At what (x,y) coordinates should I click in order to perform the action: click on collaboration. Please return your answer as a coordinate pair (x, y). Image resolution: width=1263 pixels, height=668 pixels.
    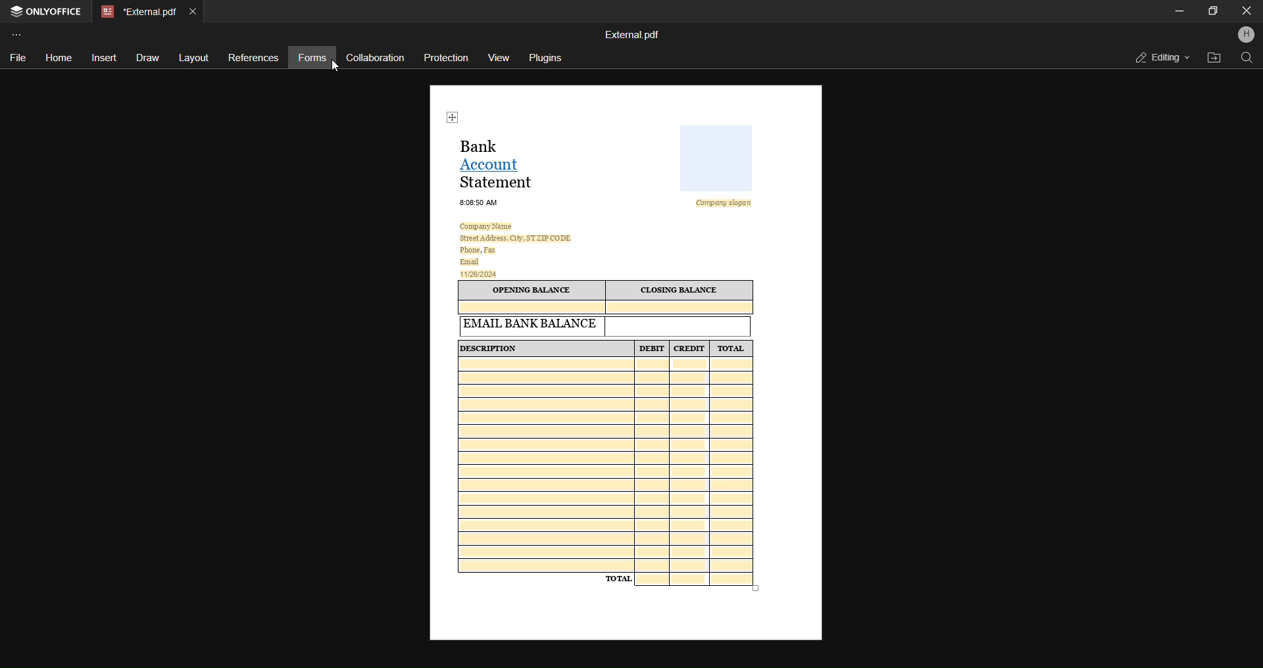
    Looking at the image, I should click on (378, 58).